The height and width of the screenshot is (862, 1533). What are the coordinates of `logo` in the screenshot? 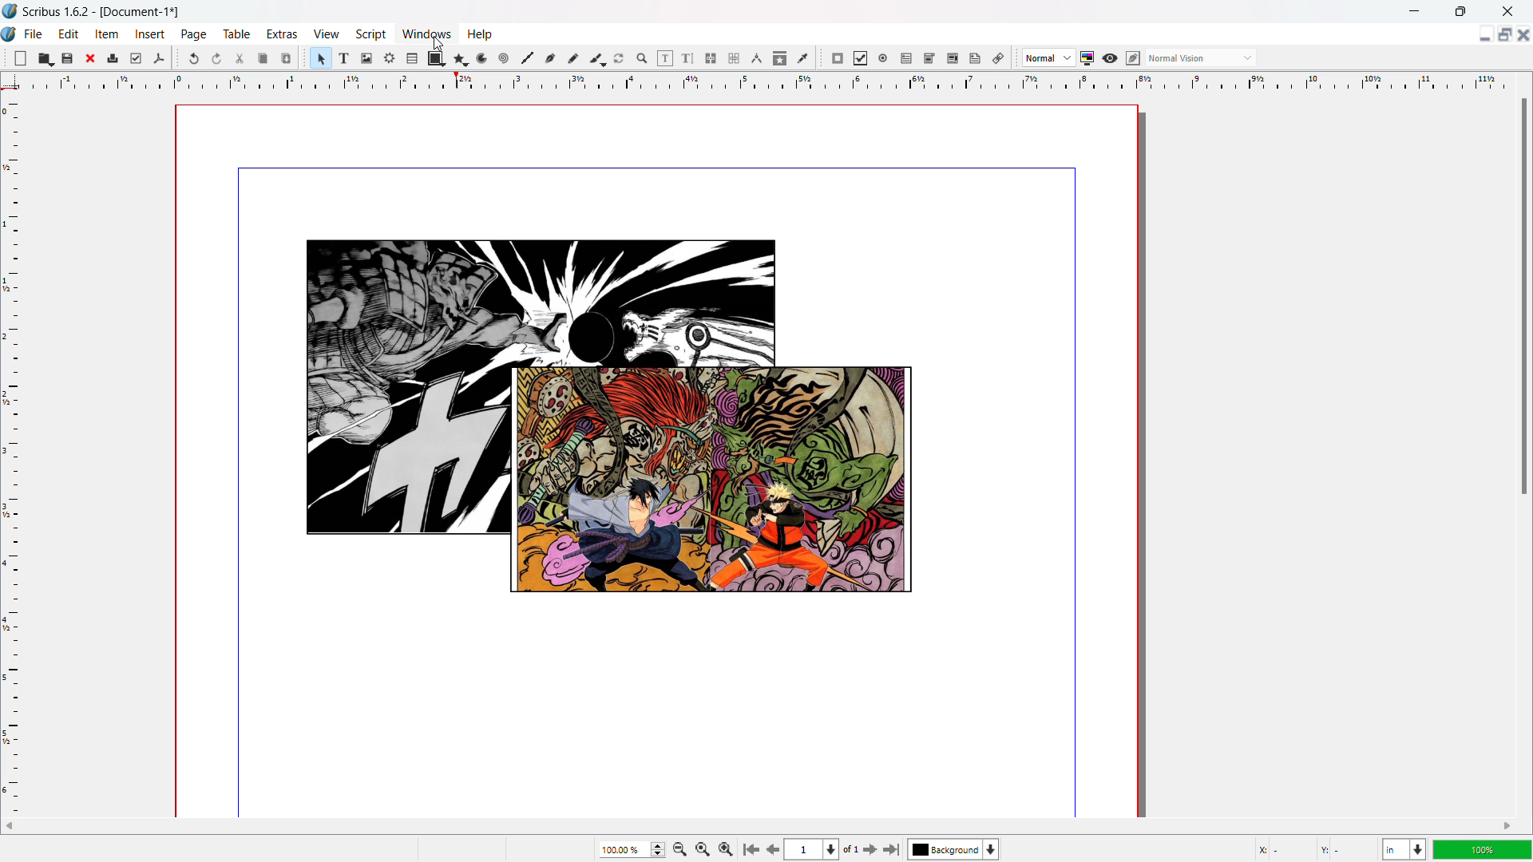 It's located at (10, 33).